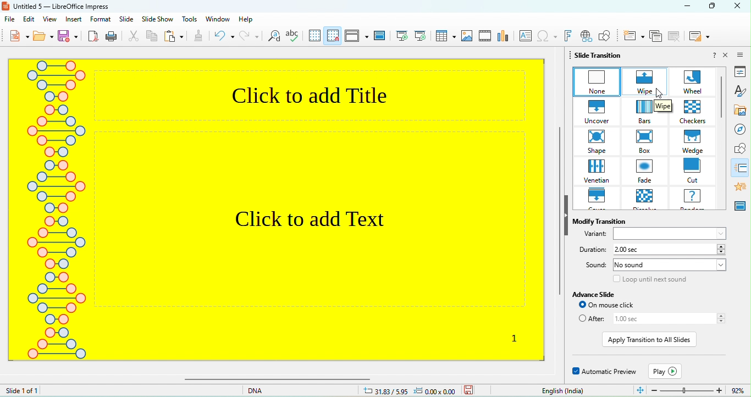 This screenshot has height=397, width=751. Describe the element at coordinates (656, 37) in the screenshot. I see `duplicate slide ` at that location.